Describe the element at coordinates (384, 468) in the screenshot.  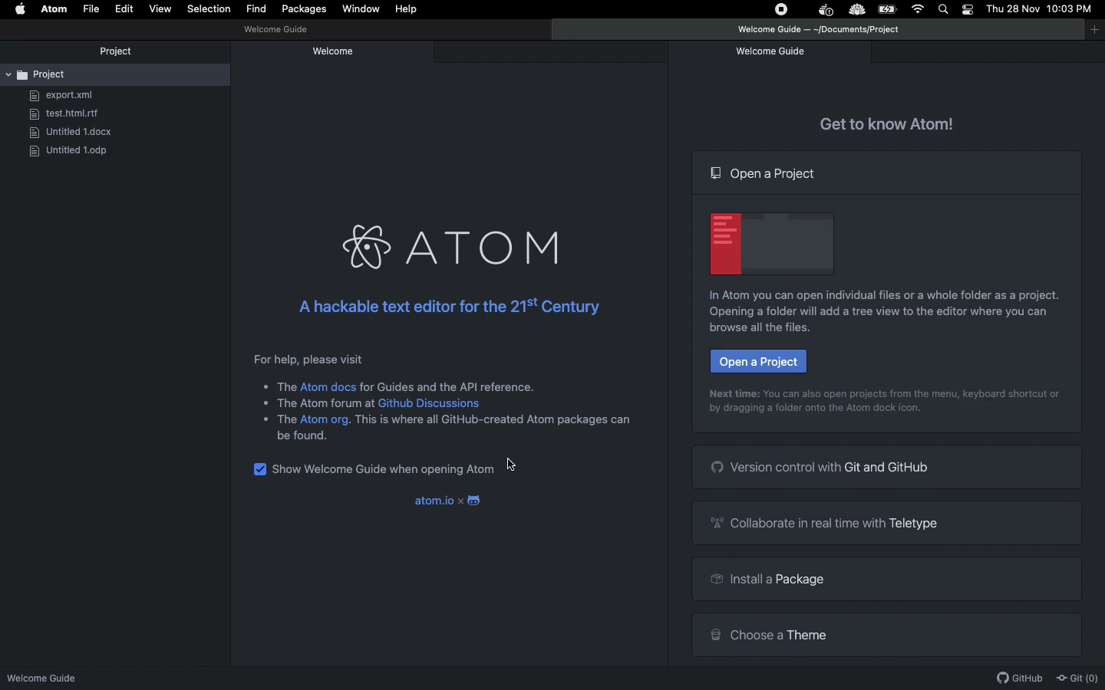
I see `Show welcome guide when opening Atom` at that location.